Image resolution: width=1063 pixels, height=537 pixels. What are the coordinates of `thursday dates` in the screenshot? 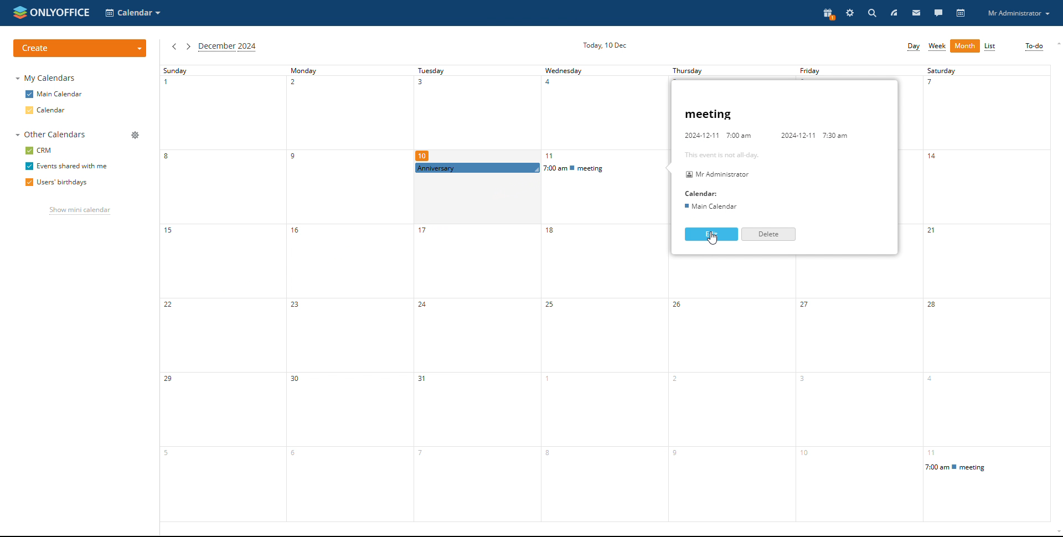 It's located at (729, 408).